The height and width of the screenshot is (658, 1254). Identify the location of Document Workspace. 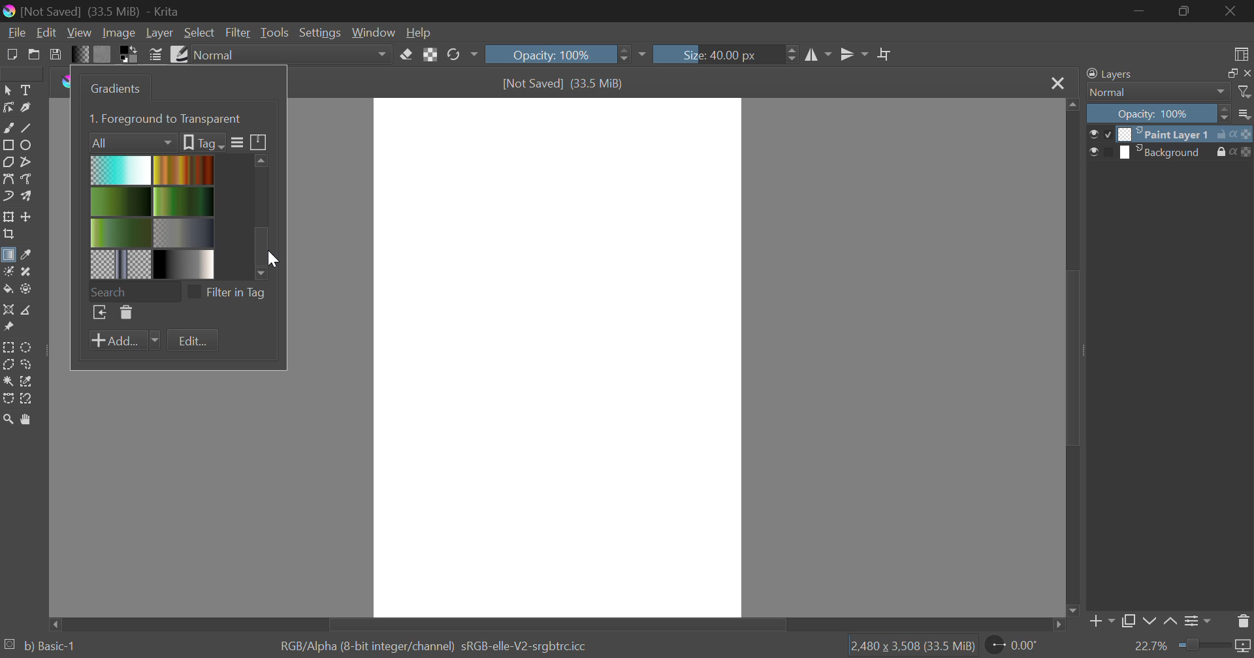
(557, 356).